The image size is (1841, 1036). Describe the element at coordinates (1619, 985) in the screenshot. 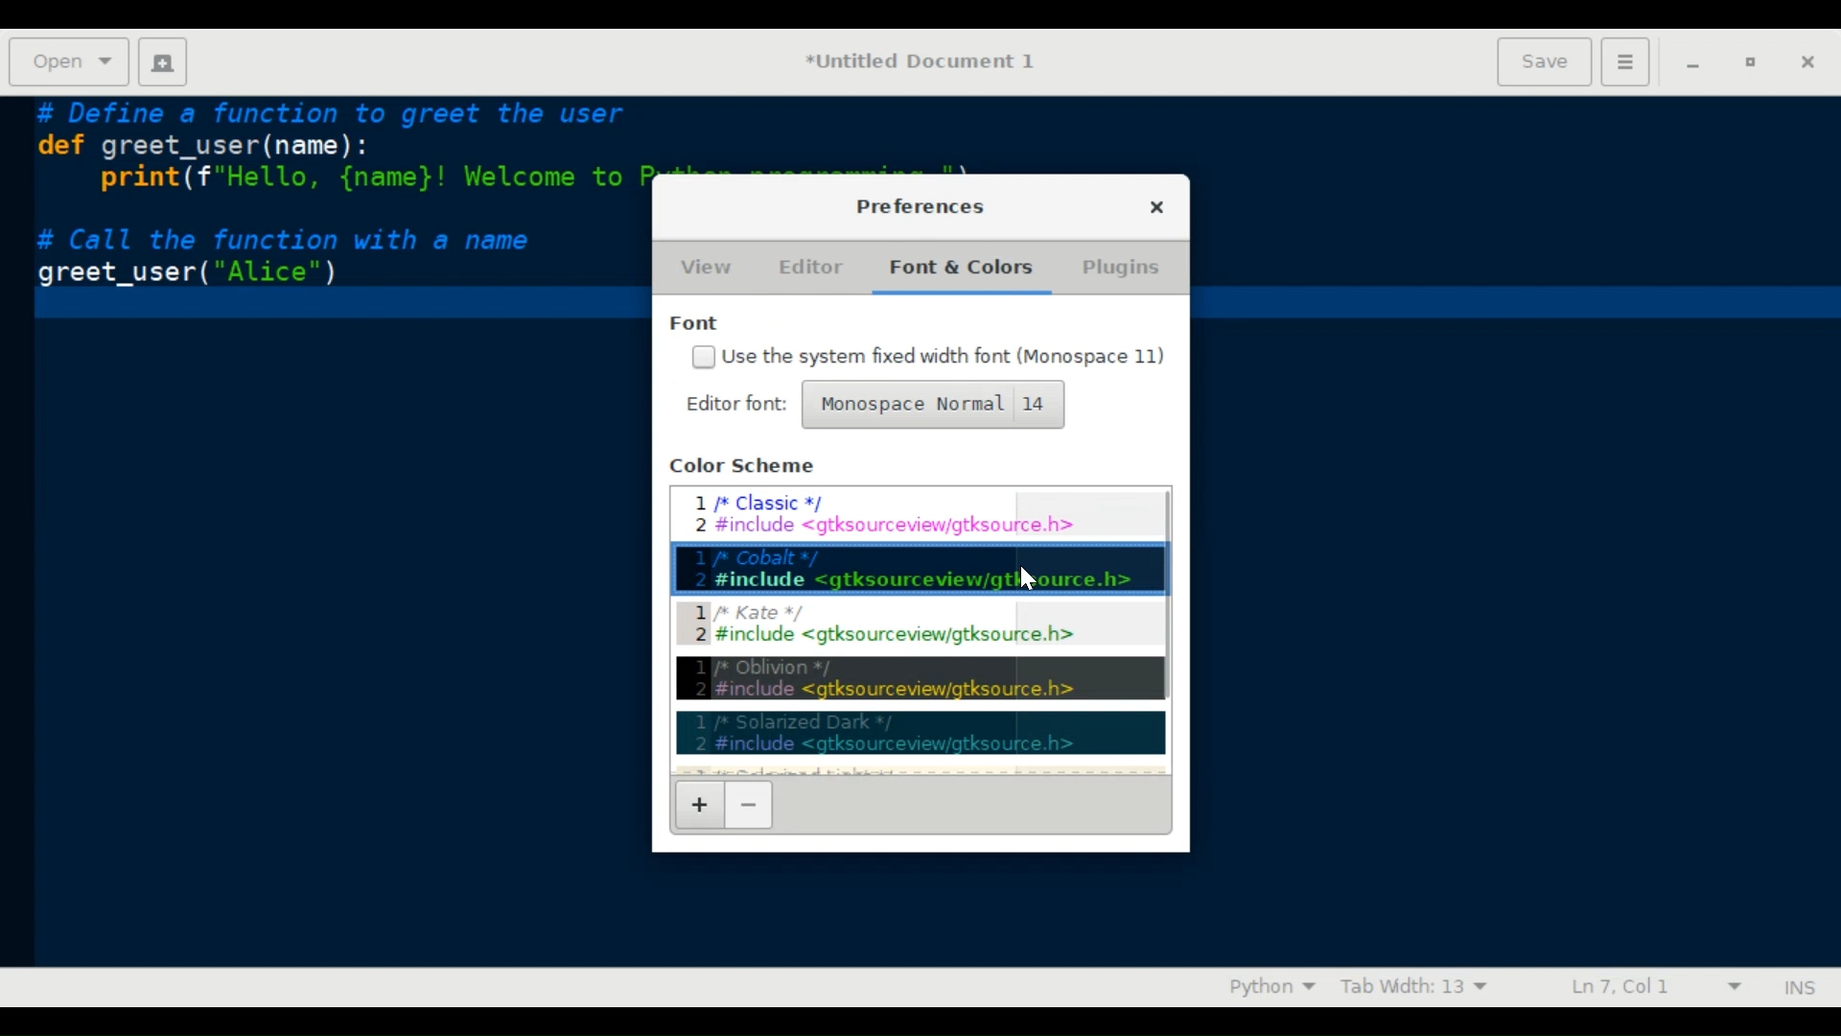

I see `Cursor Position` at that location.